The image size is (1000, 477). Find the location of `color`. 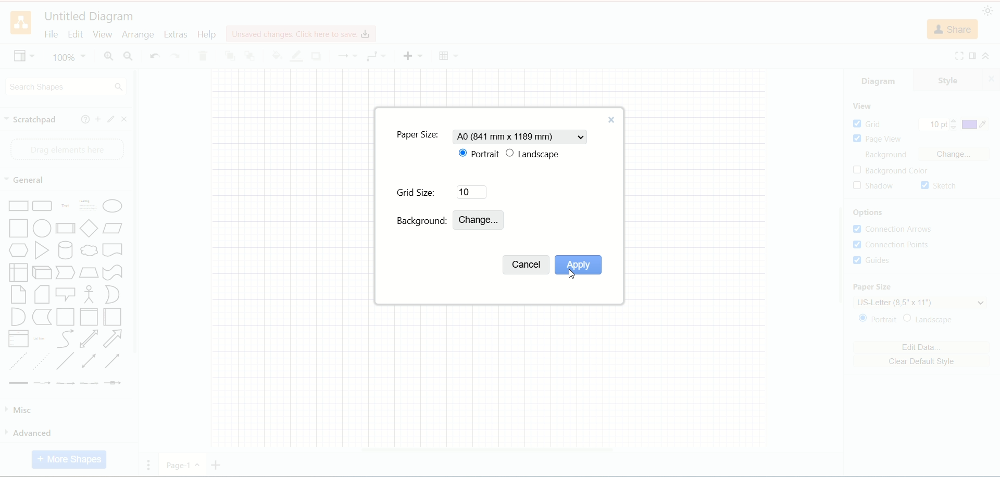

color is located at coordinates (976, 125).